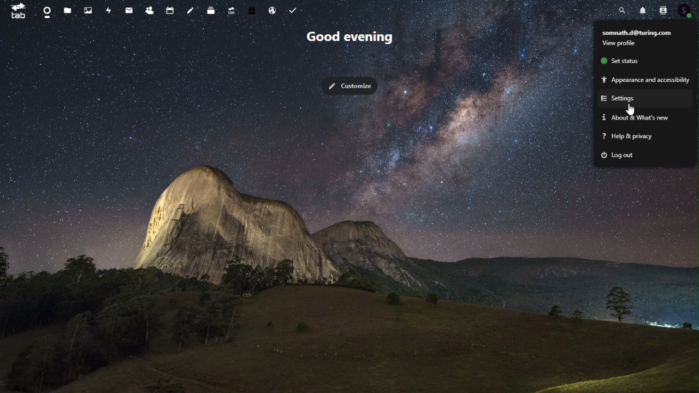 This screenshot has height=393, width=699. I want to click on files, so click(69, 10).